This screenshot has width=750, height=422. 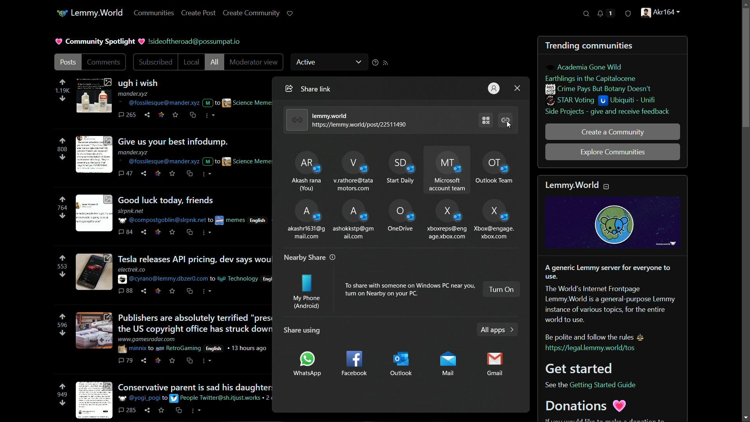 What do you see at coordinates (496, 330) in the screenshot?
I see `all apps` at bounding box center [496, 330].